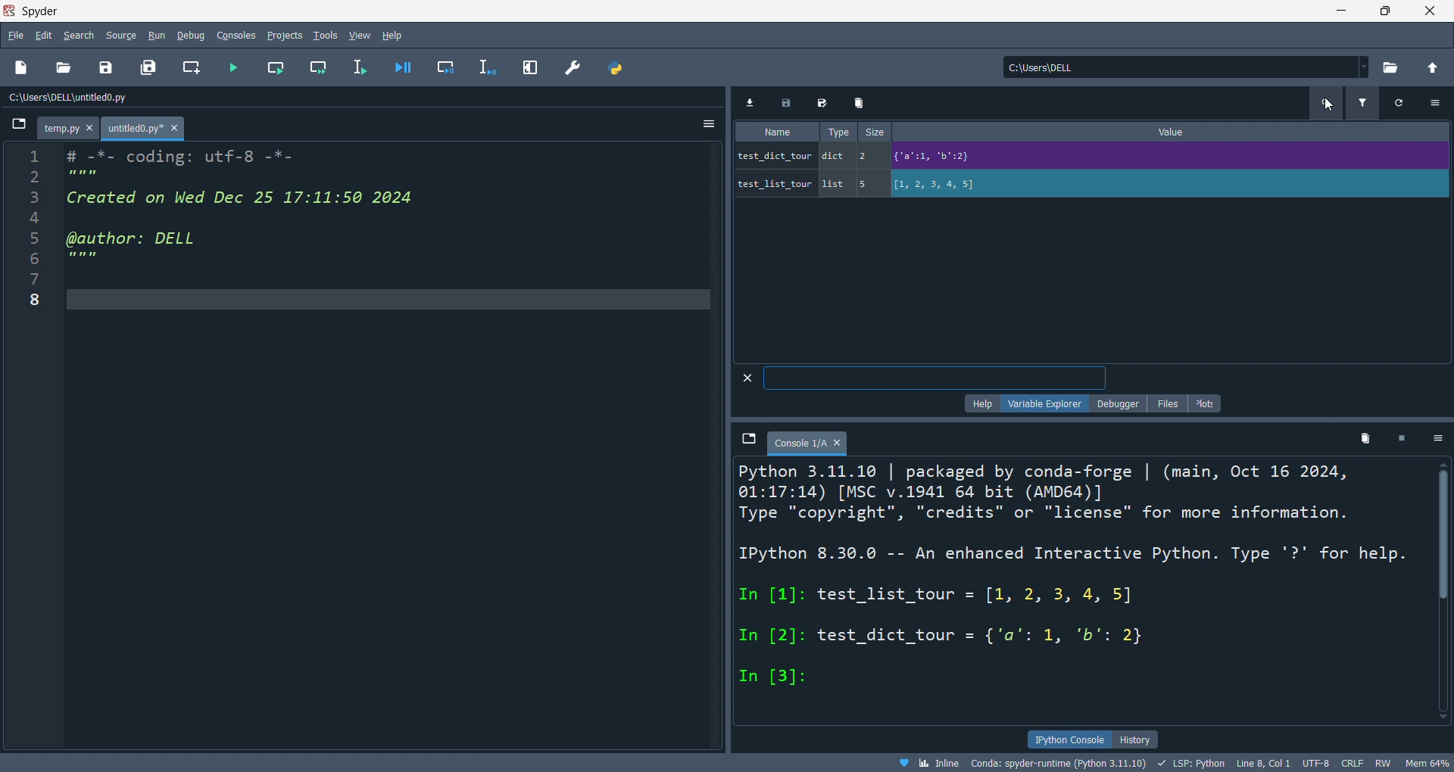  Describe the element at coordinates (978, 404) in the screenshot. I see `hlep` at that location.